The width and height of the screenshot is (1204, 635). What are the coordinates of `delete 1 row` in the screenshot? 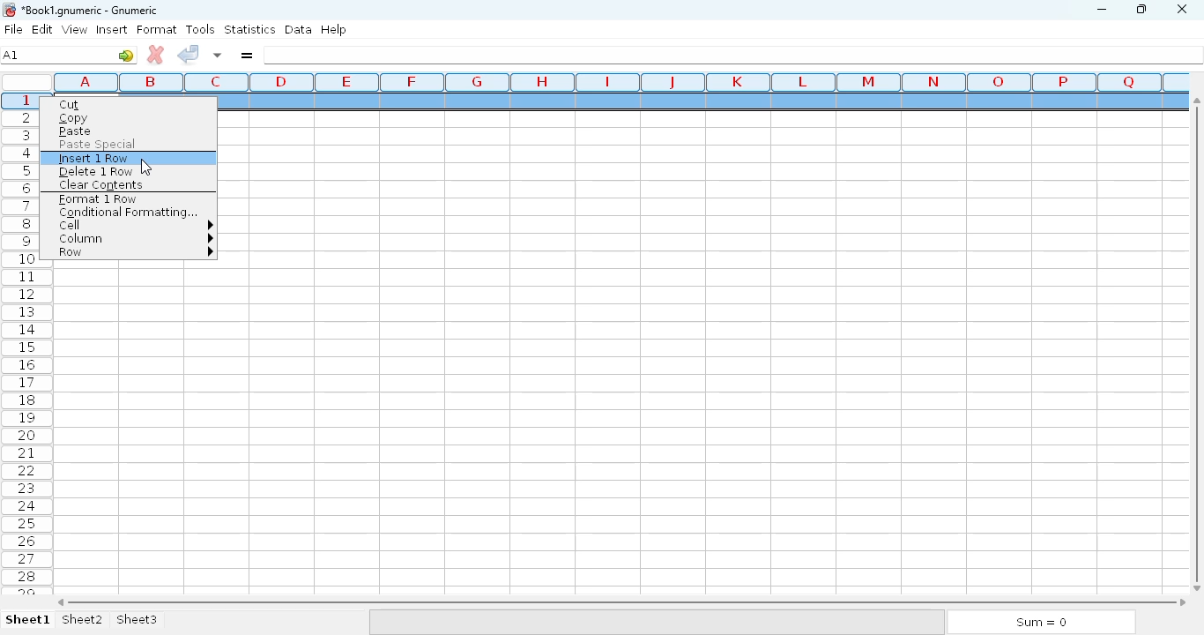 It's located at (95, 172).